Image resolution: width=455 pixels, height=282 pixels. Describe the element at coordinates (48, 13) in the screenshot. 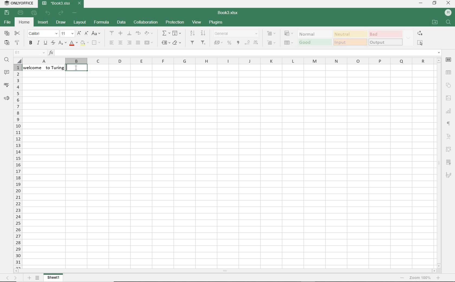

I see `undo` at that location.